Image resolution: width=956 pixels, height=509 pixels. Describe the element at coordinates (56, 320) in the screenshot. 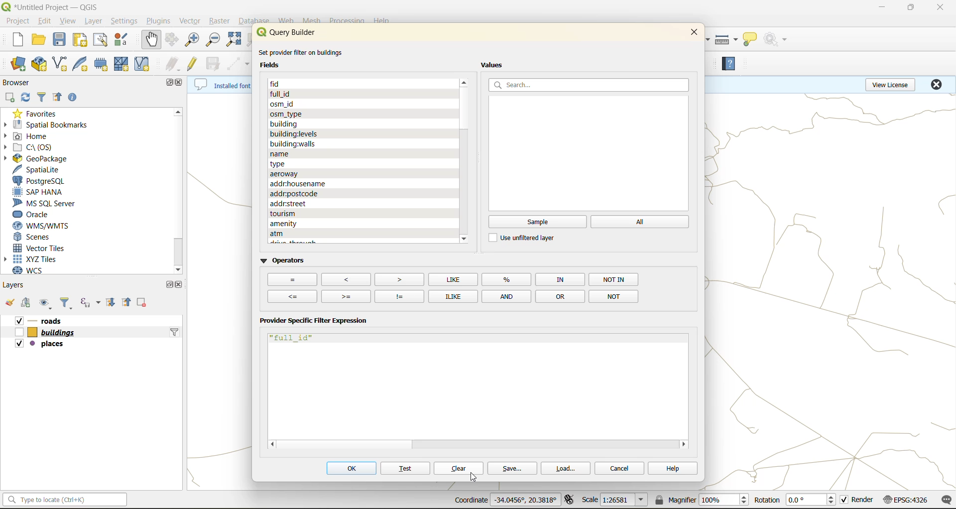

I see `layers` at that location.